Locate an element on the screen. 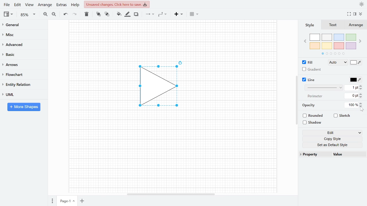  Arrows is located at coordinates (21, 64).